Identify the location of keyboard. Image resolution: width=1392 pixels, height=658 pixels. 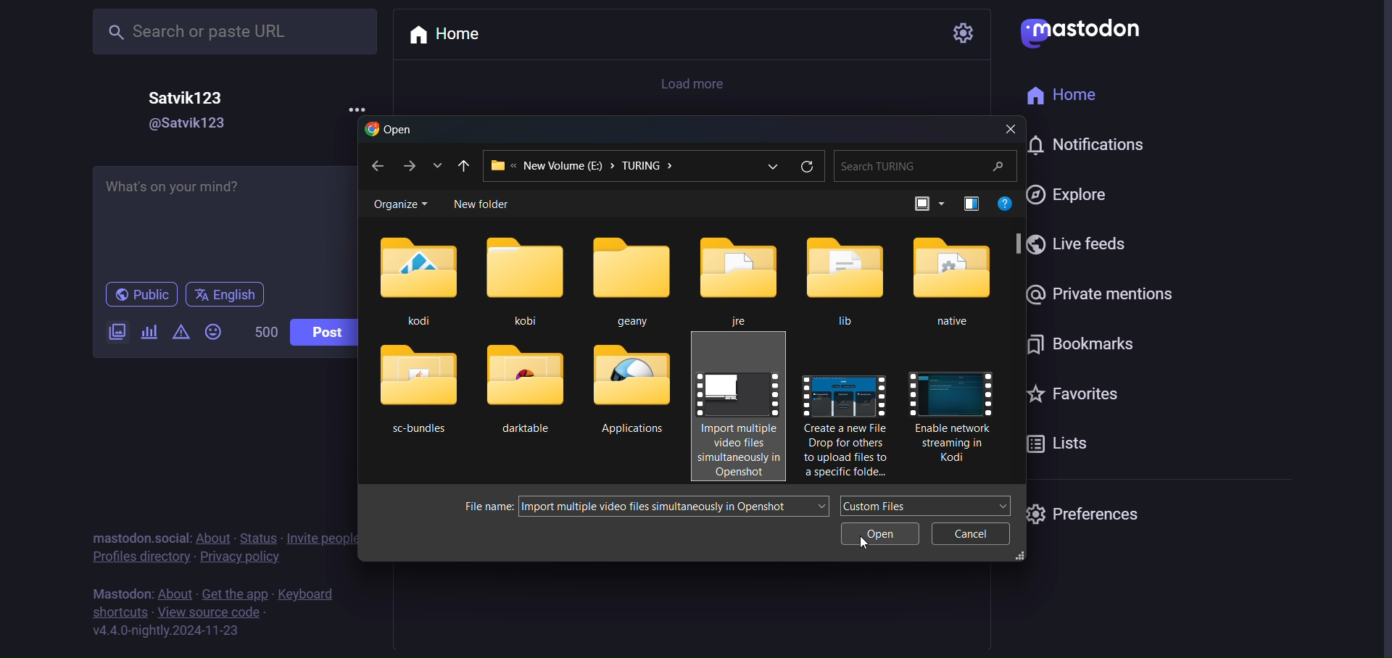
(305, 594).